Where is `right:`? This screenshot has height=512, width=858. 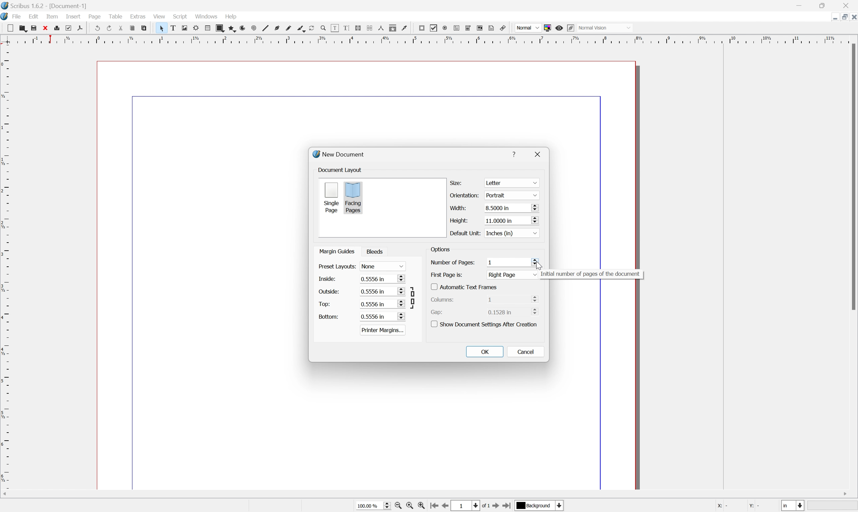
right: is located at coordinates (327, 291).